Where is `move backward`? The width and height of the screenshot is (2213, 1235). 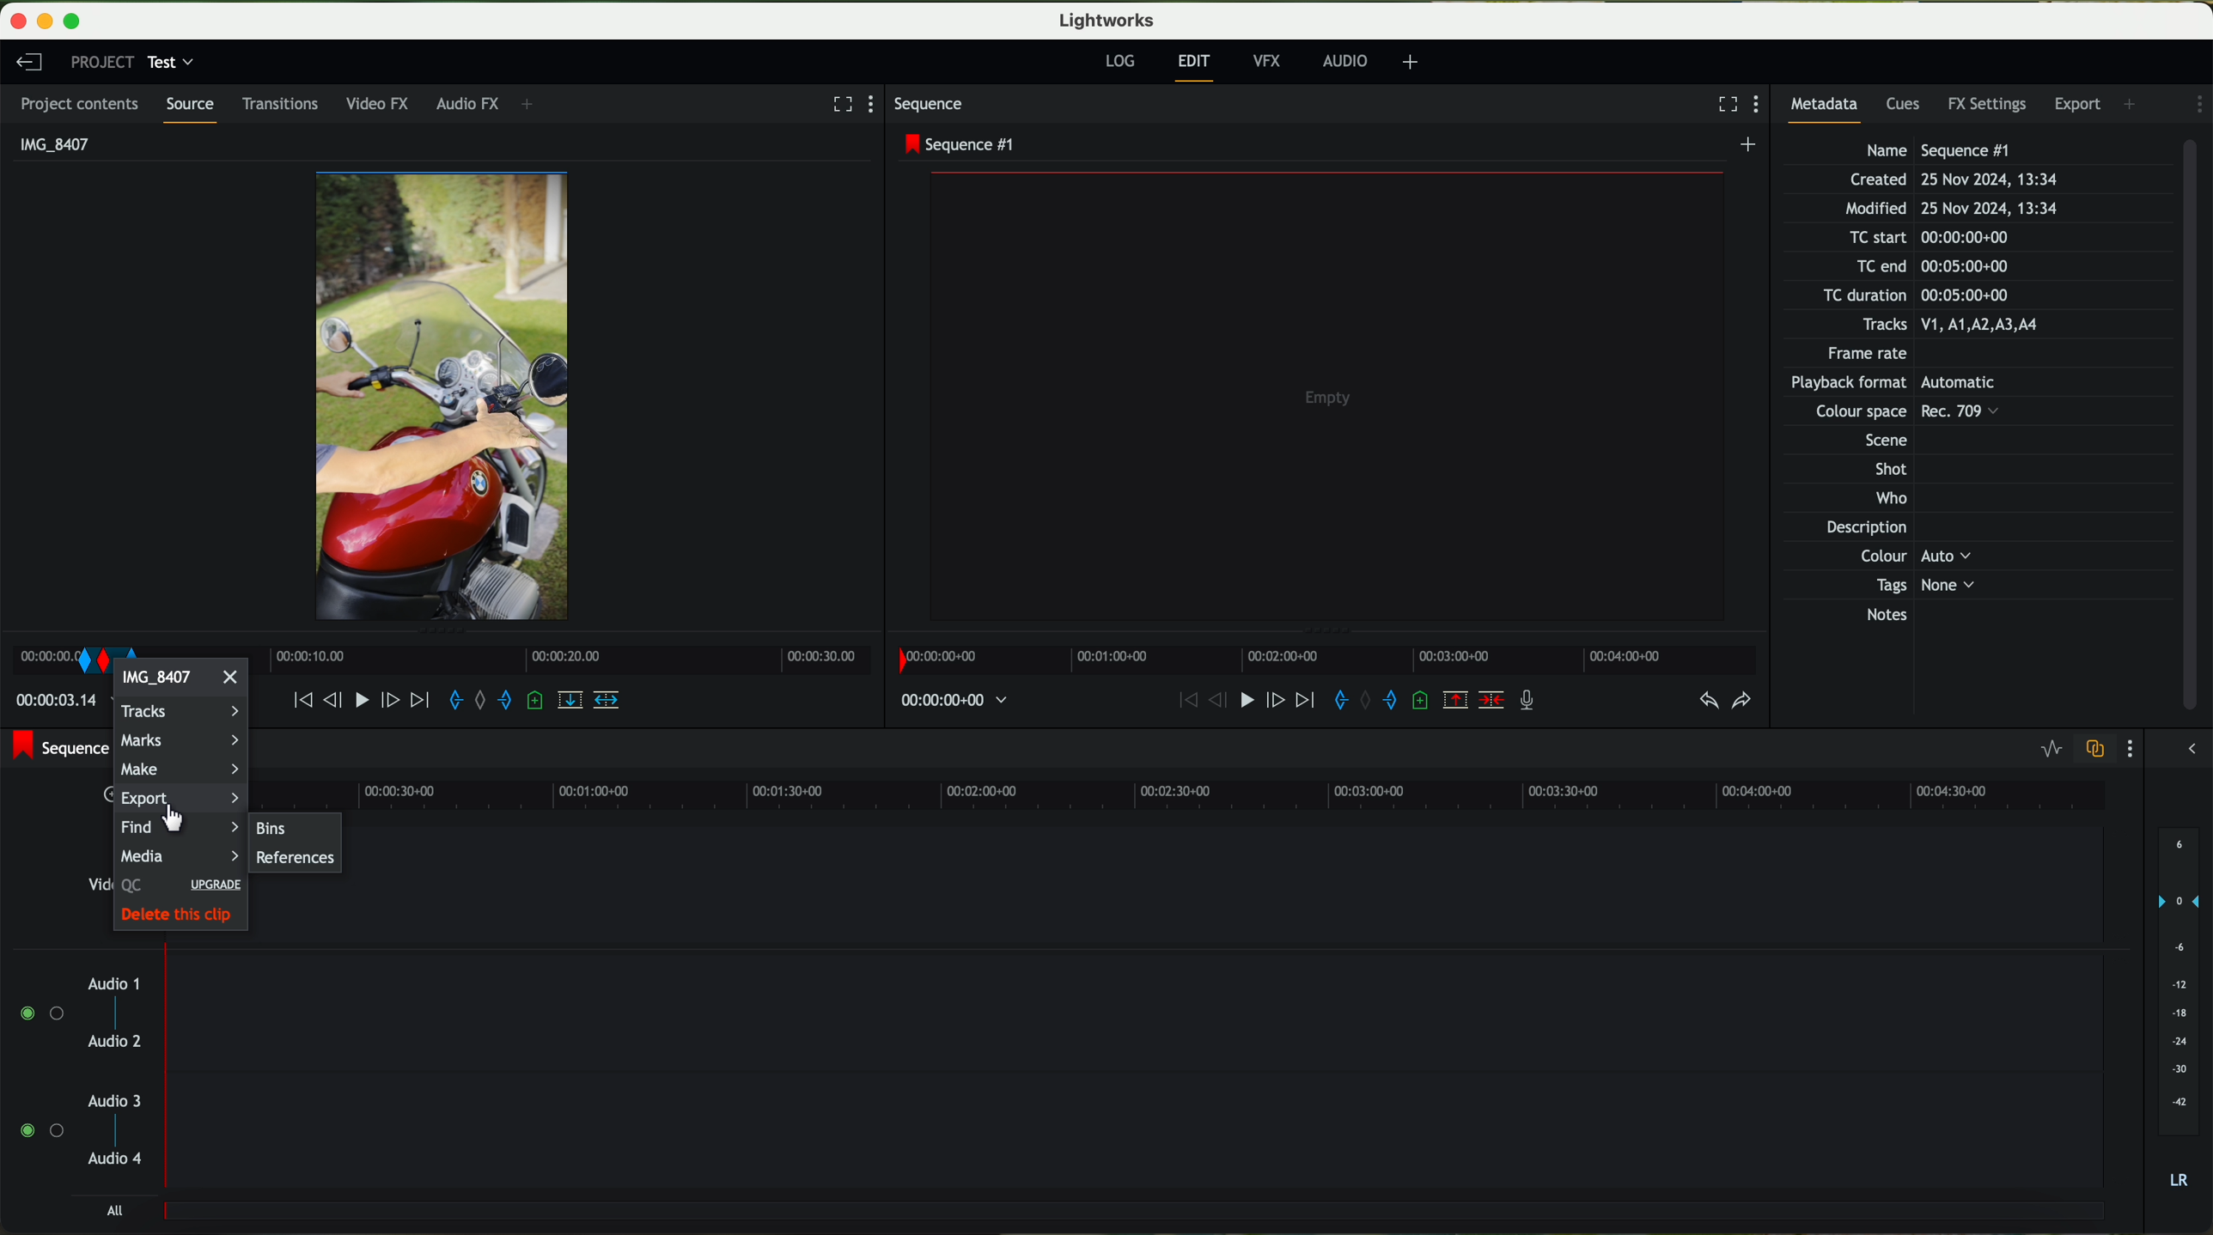 move backward is located at coordinates (1177, 701).